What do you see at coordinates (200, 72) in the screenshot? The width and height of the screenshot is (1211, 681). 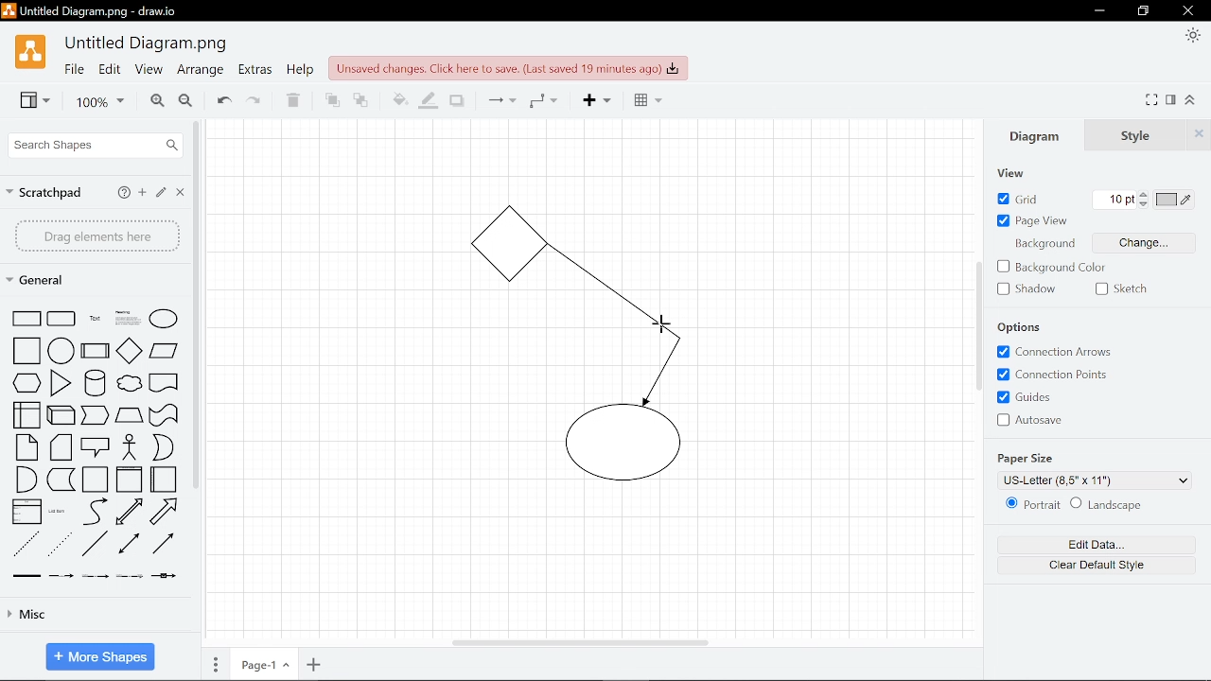 I see `Arrange` at bounding box center [200, 72].